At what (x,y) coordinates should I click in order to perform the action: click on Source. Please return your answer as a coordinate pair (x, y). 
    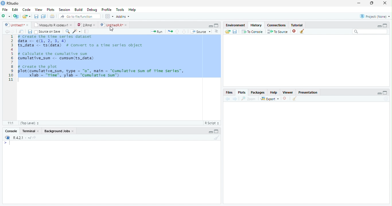
    Looking at the image, I should click on (200, 31).